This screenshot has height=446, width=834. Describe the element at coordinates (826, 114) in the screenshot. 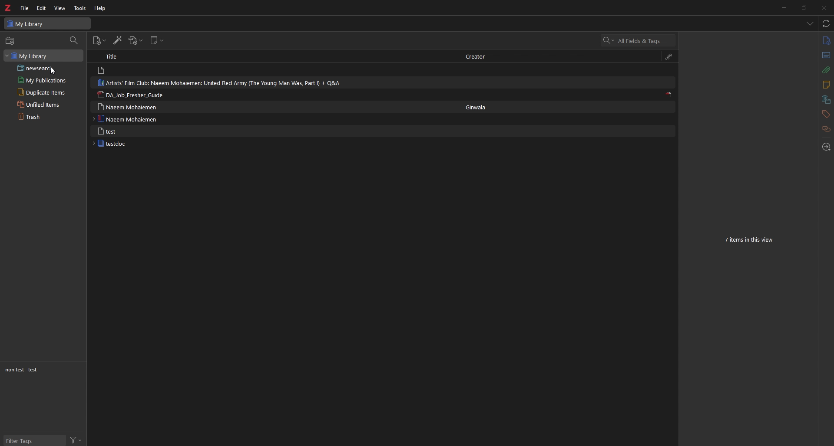

I see `tags` at that location.